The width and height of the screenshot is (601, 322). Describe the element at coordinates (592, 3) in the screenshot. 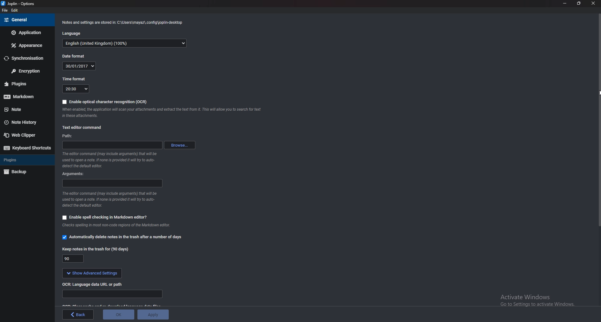

I see `close` at that location.